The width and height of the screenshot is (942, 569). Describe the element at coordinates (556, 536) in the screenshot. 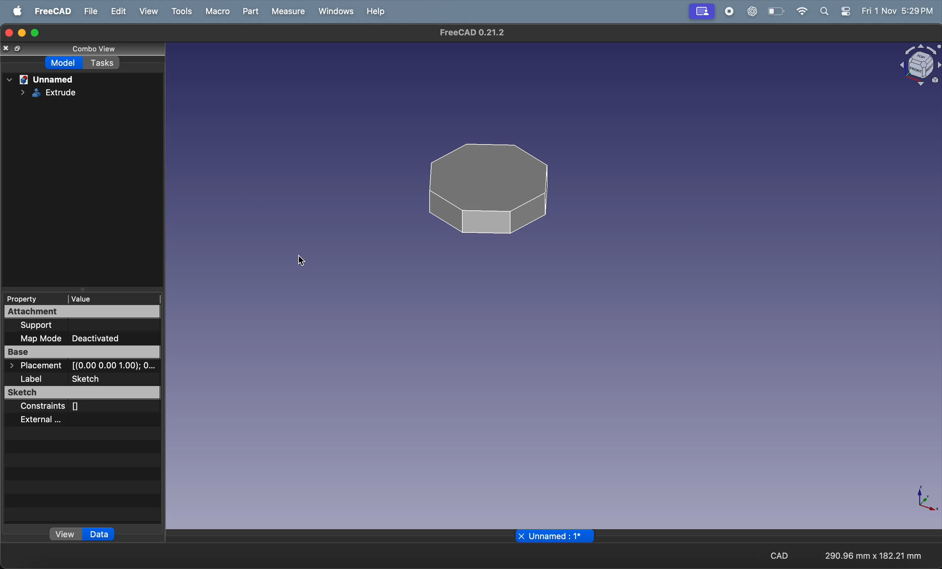

I see `unnamed page name` at that location.